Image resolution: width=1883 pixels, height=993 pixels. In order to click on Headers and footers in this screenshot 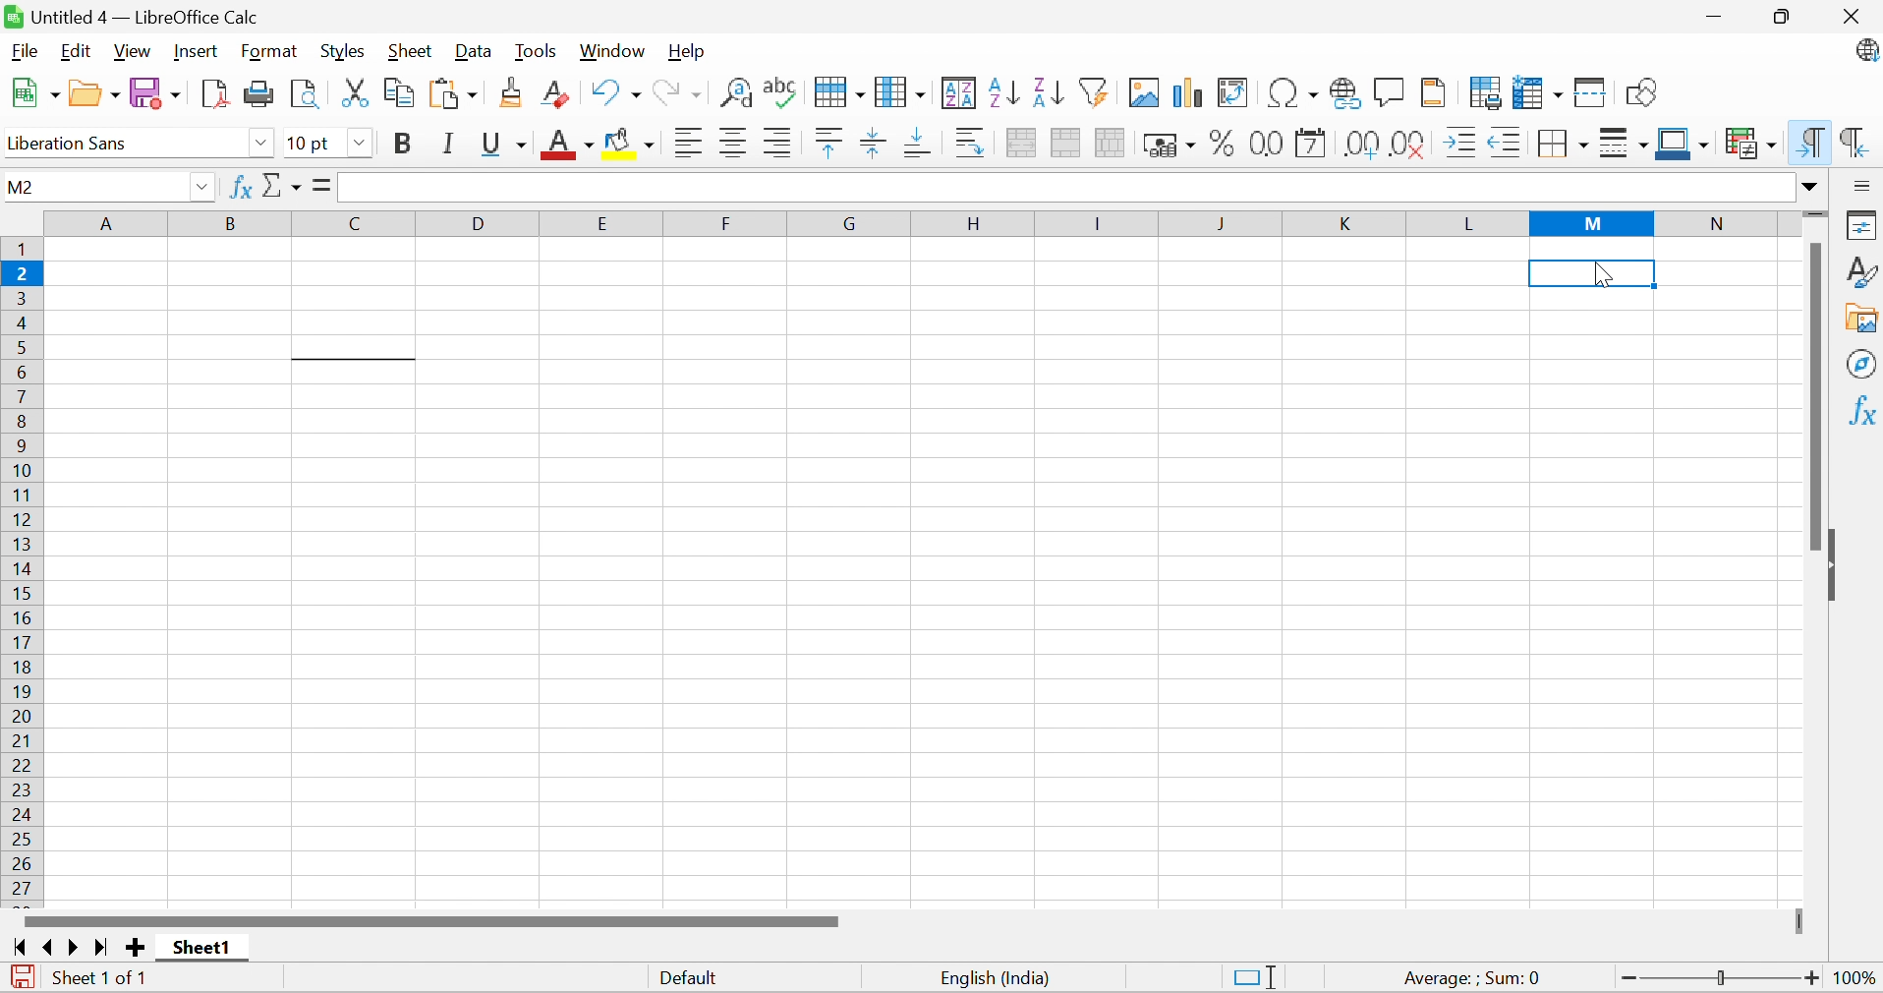, I will do `click(1433, 90)`.